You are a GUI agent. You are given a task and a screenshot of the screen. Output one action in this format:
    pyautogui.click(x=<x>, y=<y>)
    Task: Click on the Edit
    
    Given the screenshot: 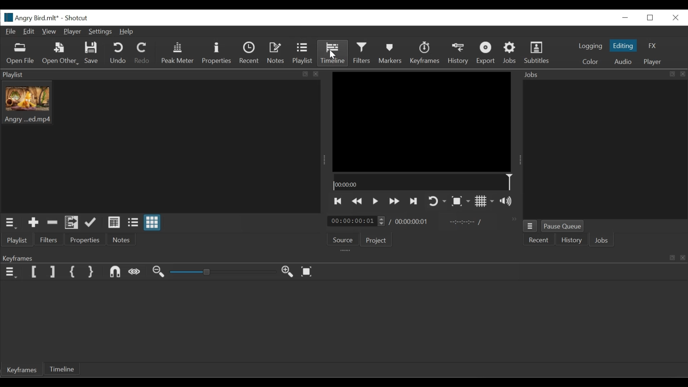 What is the action you would take?
    pyautogui.click(x=29, y=32)
    